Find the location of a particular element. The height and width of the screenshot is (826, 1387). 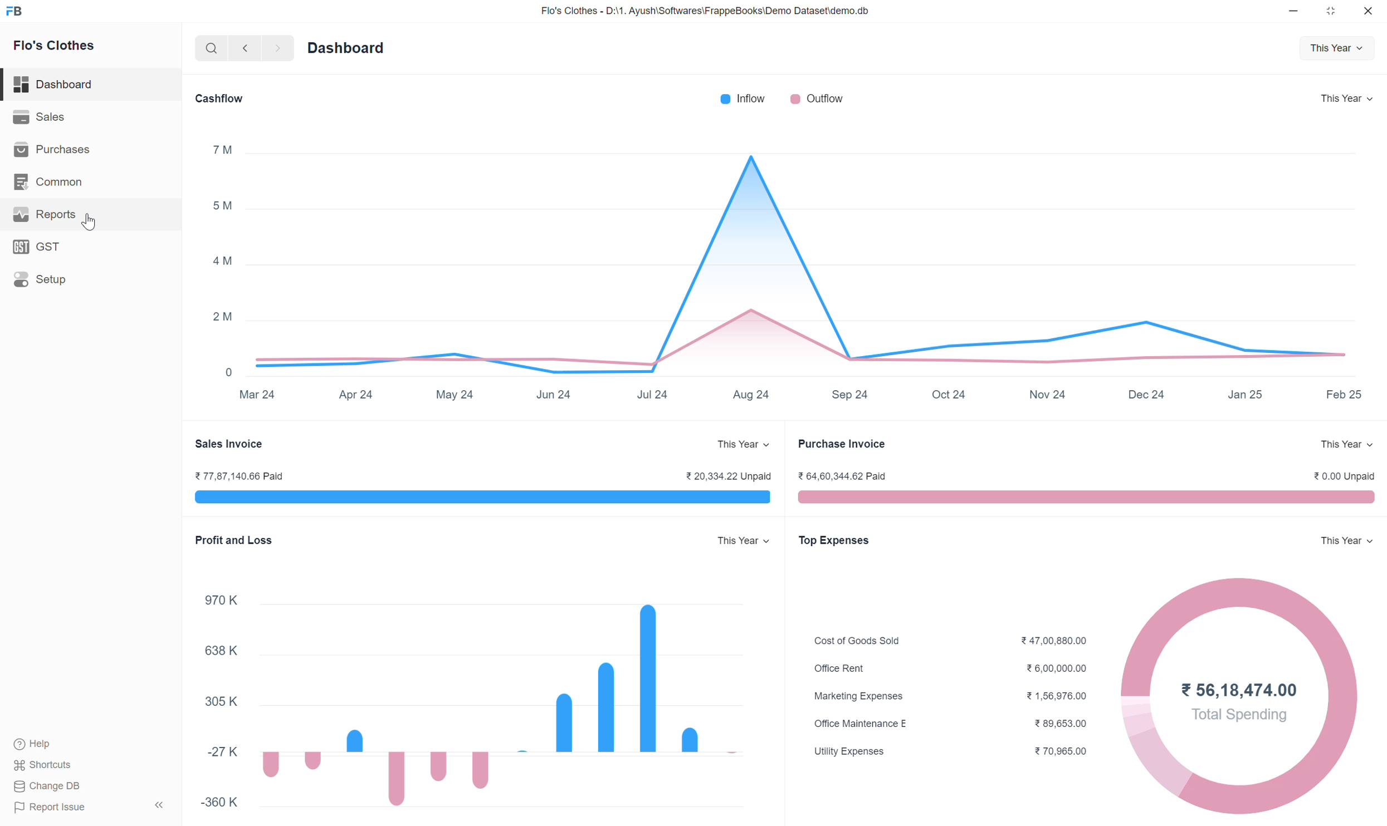

cursor is located at coordinates (87, 224).